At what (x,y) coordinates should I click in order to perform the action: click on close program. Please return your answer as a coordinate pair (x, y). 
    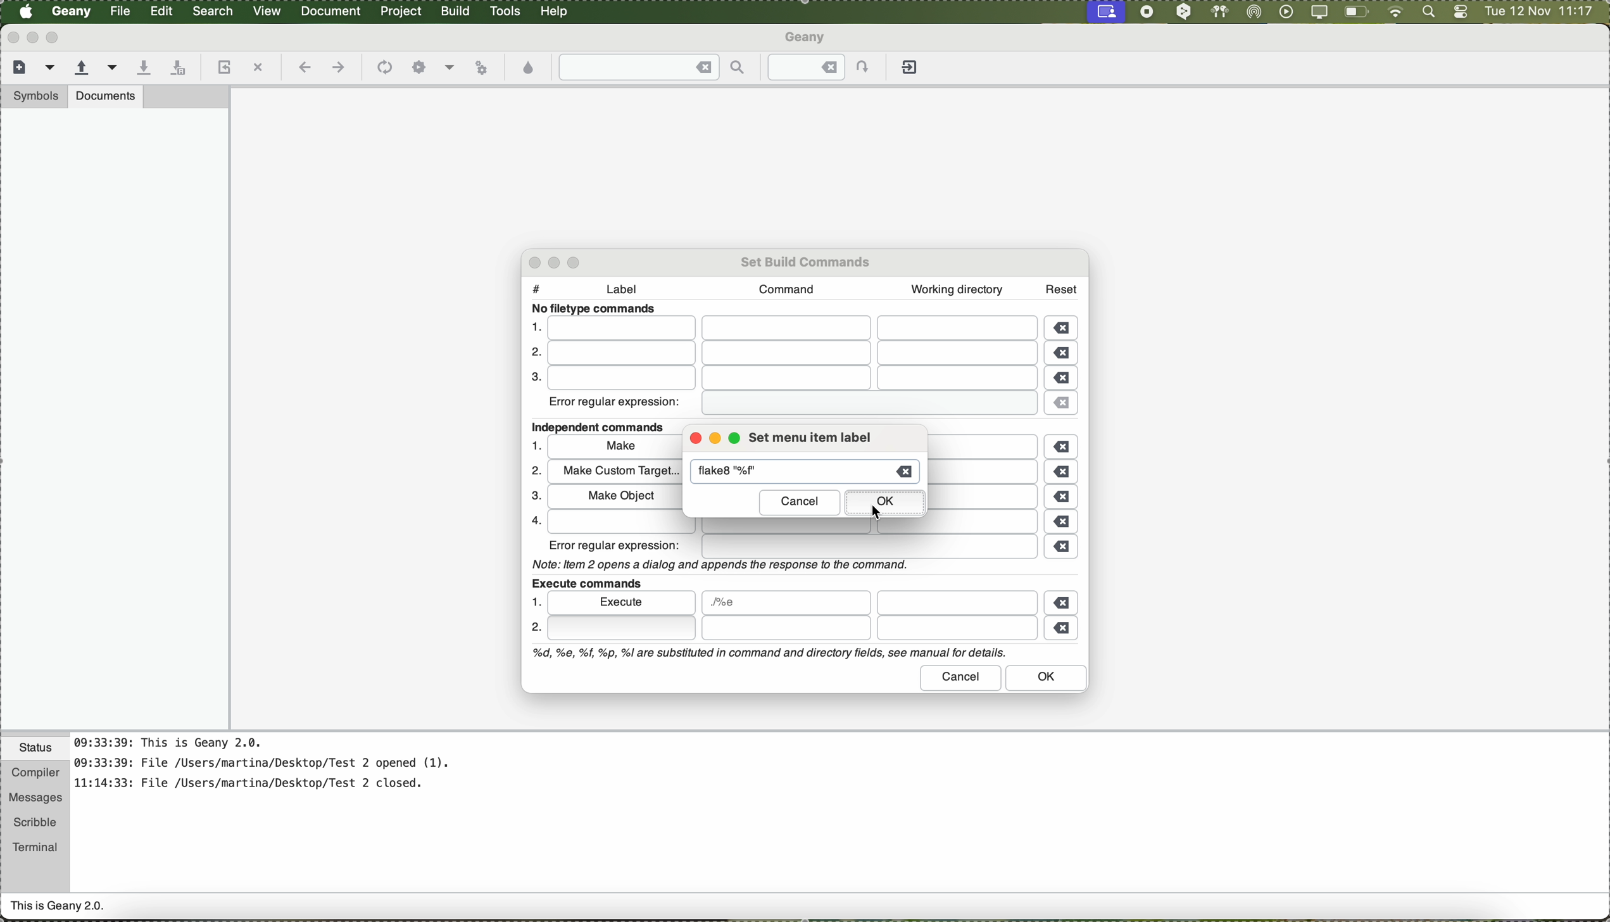
    Looking at the image, I should click on (11, 37).